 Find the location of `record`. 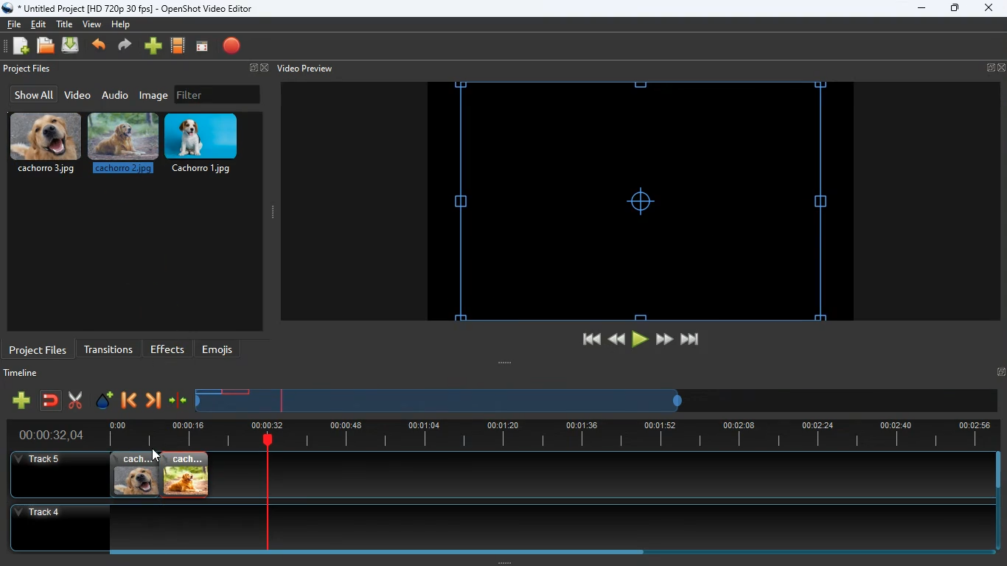

record is located at coordinates (233, 47).